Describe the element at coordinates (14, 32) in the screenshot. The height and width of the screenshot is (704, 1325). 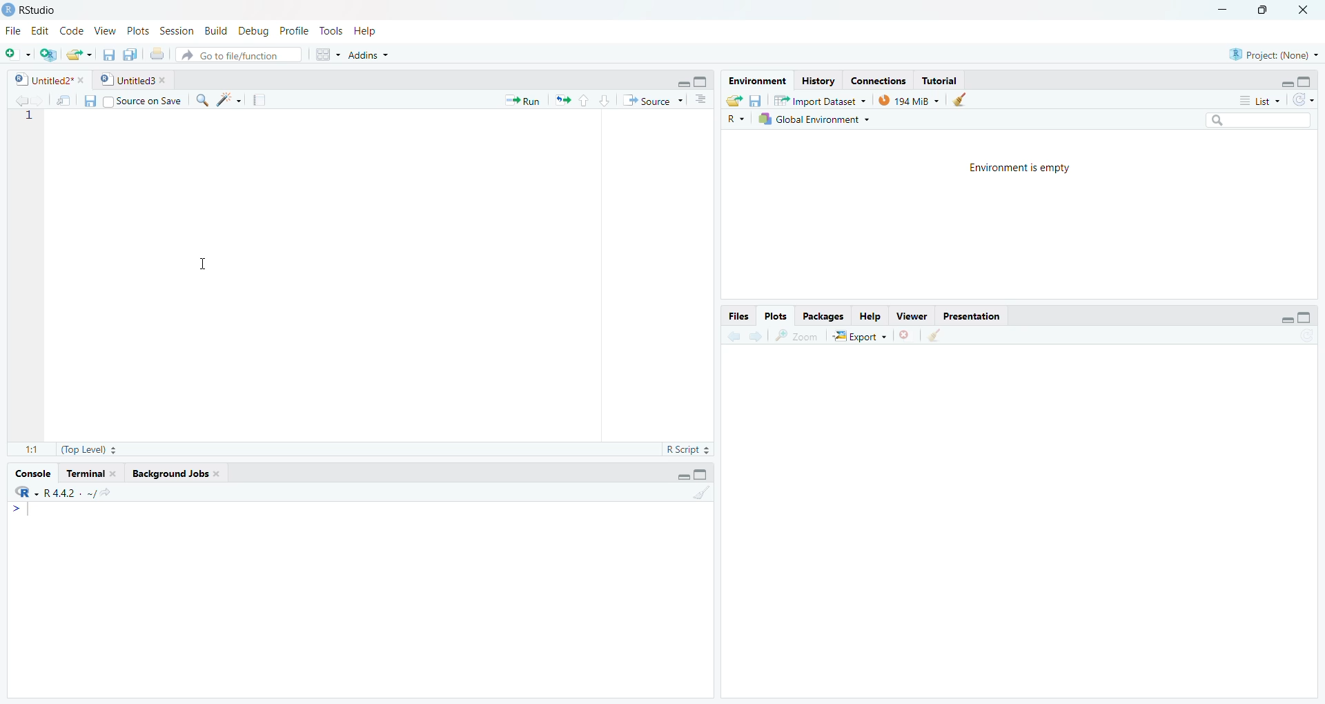
I see `File` at that location.